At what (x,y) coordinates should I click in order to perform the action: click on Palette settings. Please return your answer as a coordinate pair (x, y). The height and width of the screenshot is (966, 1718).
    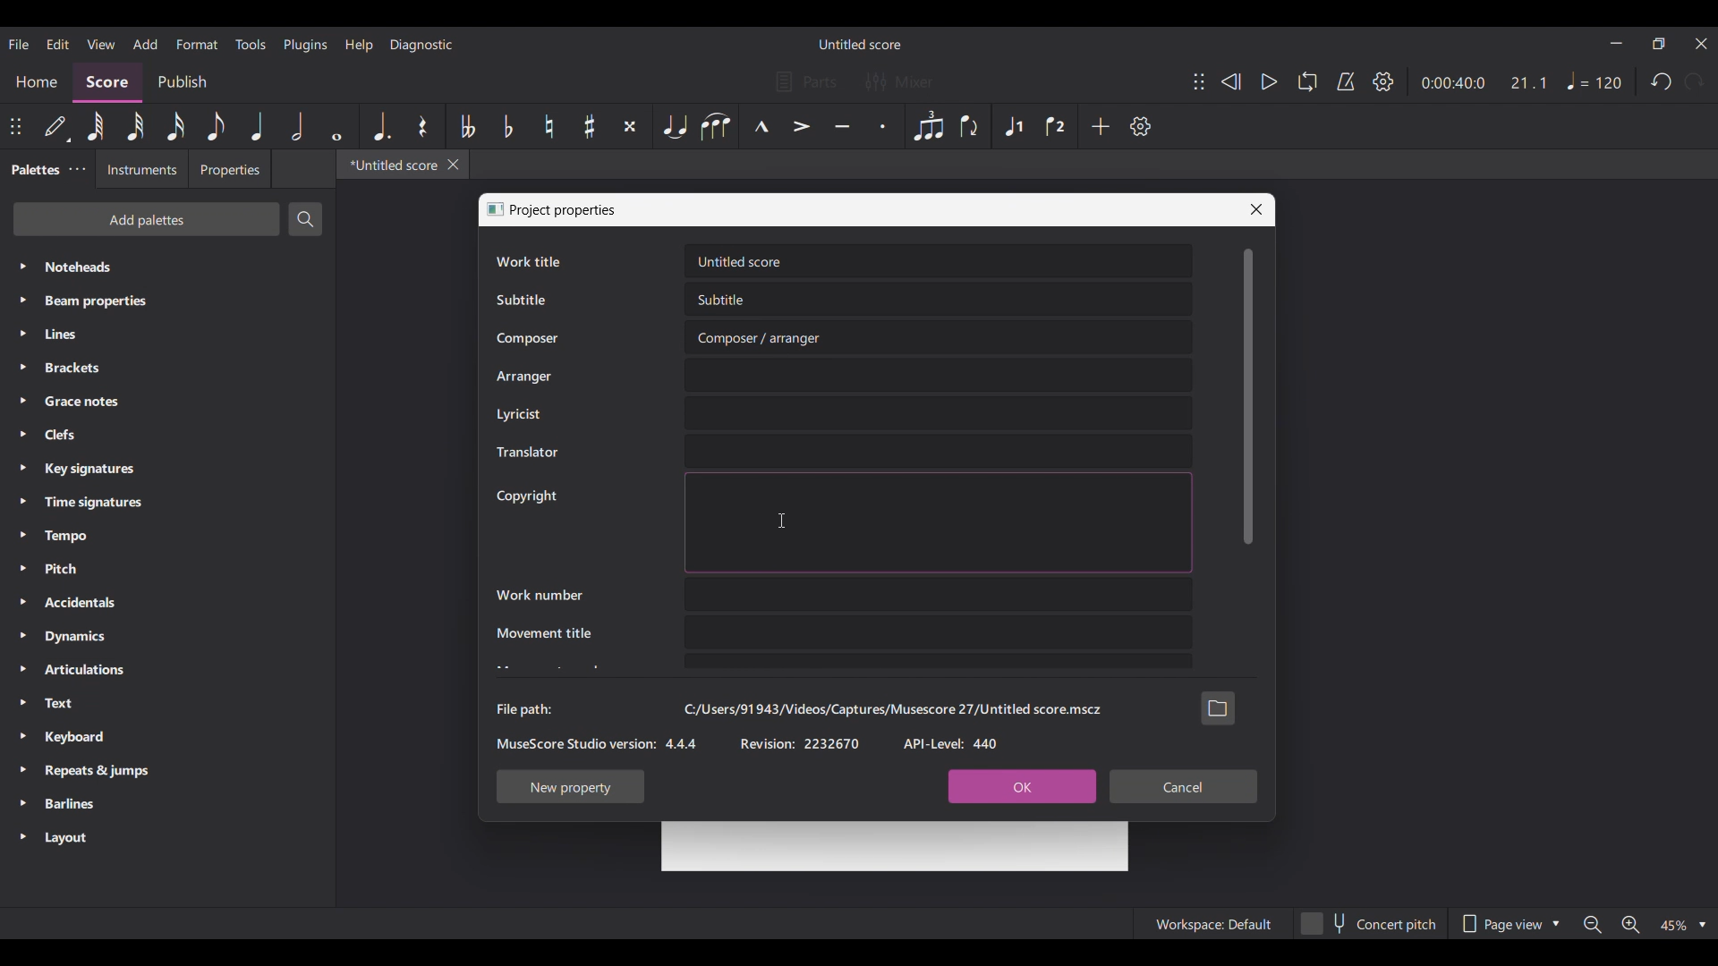
    Looking at the image, I should click on (78, 169).